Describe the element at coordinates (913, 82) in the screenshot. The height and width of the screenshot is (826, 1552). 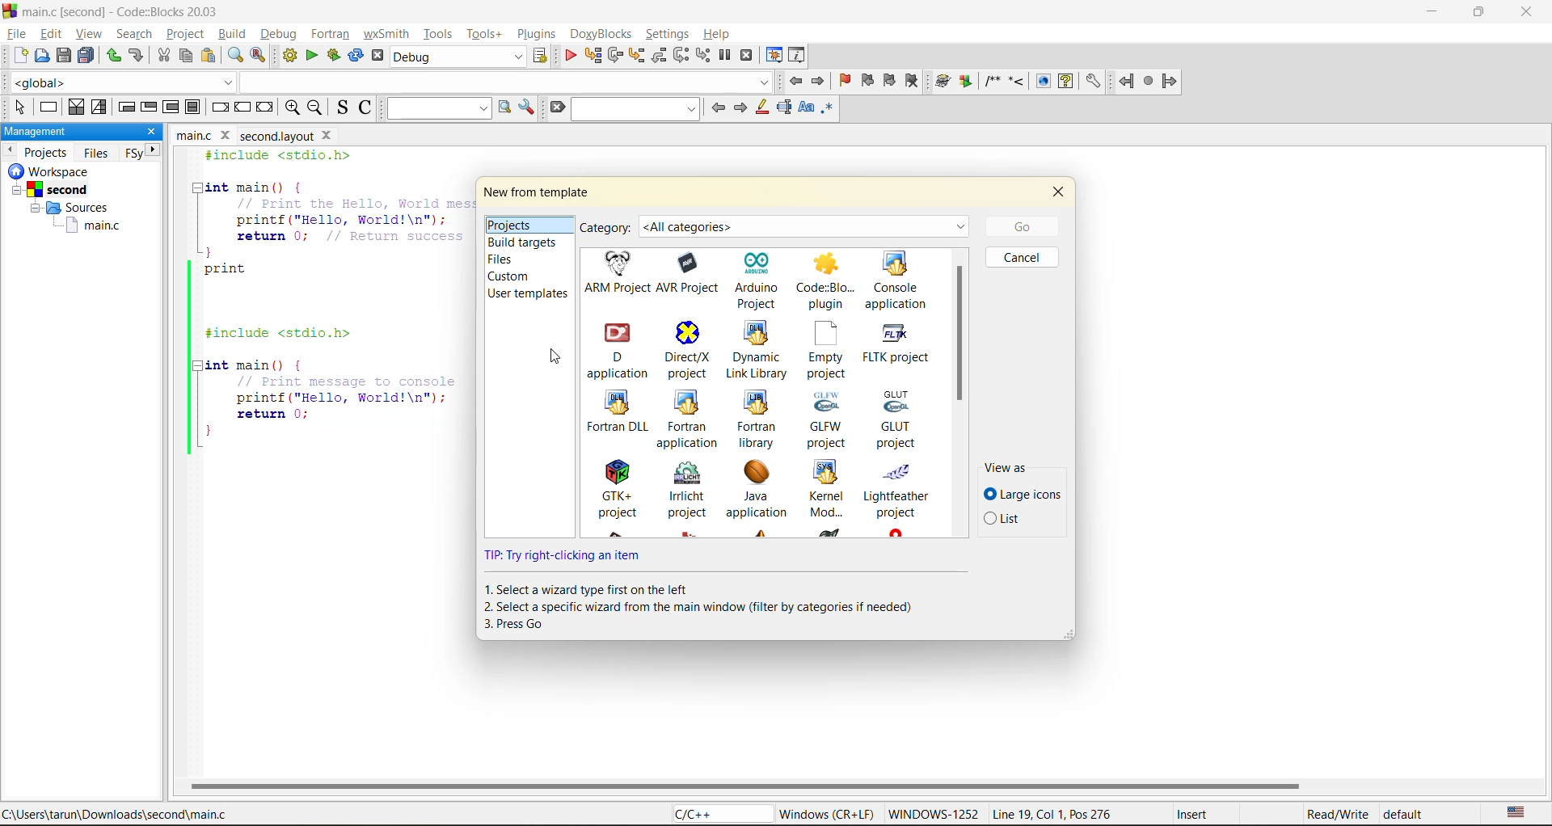
I see `clear bookmark` at that location.